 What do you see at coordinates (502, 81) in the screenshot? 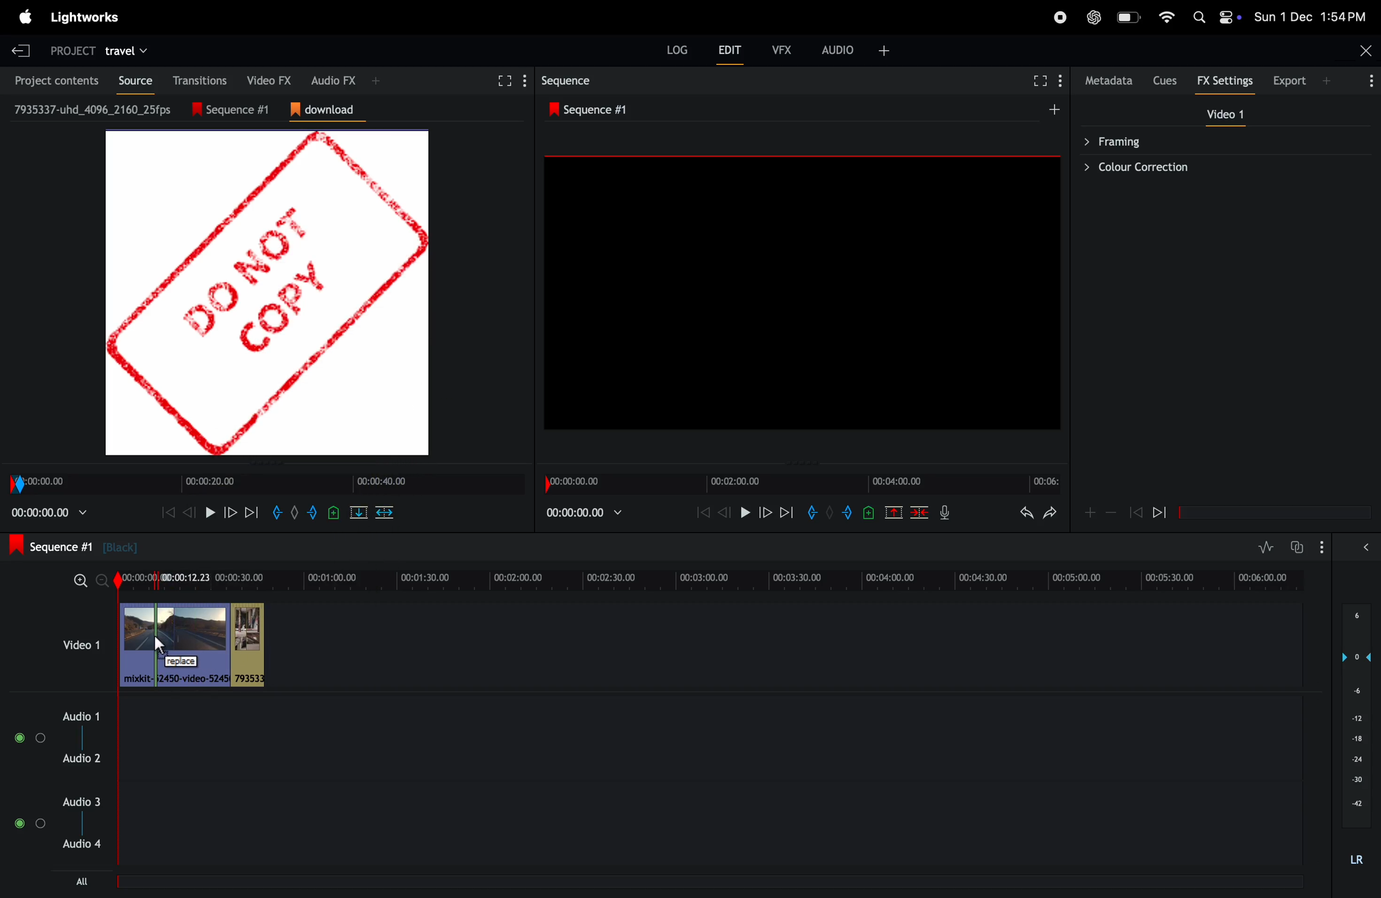
I see `full screen` at bounding box center [502, 81].